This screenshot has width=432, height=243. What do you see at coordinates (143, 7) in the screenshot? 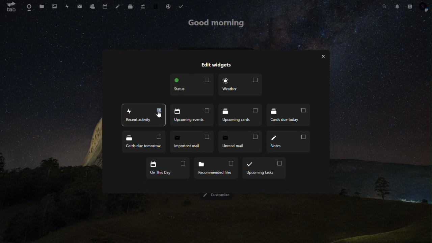
I see `upgrade` at bounding box center [143, 7].